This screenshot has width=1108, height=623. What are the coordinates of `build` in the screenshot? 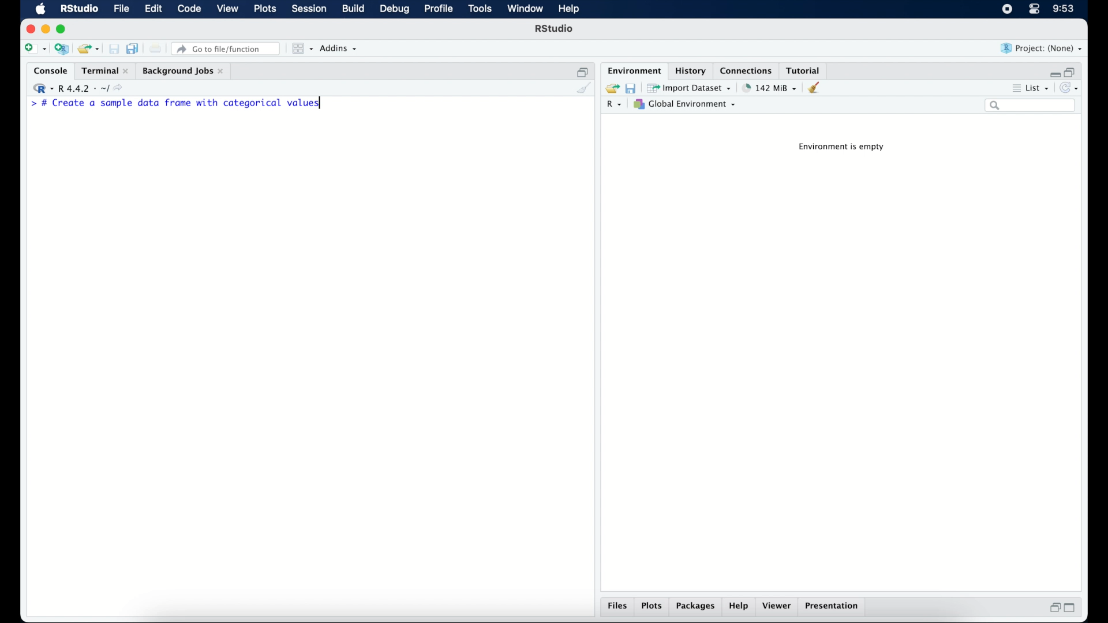 It's located at (354, 9).